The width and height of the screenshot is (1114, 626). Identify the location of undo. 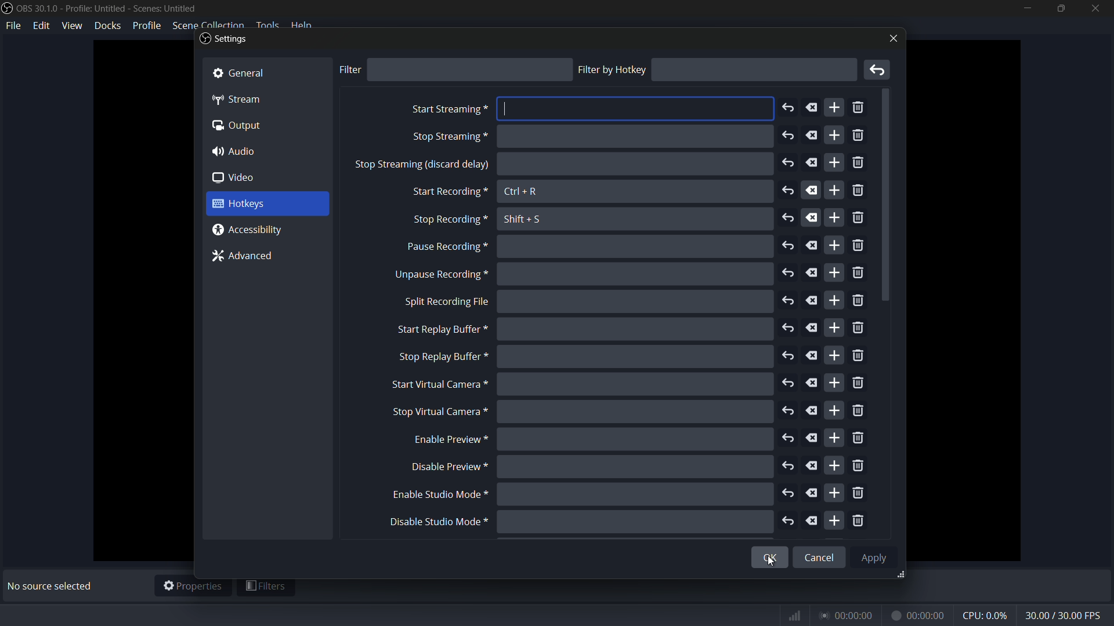
(789, 495).